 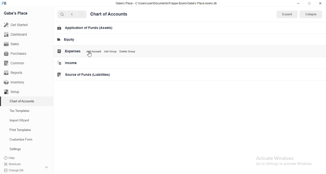 What do you see at coordinates (20, 121) in the screenshot?
I see `Import Wizard` at bounding box center [20, 121].